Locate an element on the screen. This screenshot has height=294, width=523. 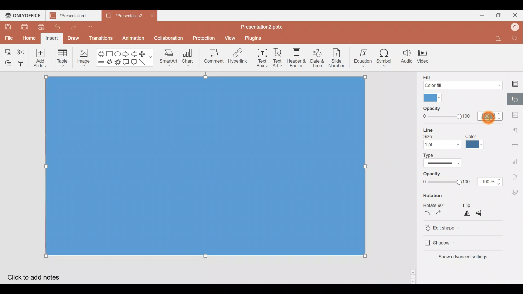
Hyperlink is located at coordinates (236, 57).